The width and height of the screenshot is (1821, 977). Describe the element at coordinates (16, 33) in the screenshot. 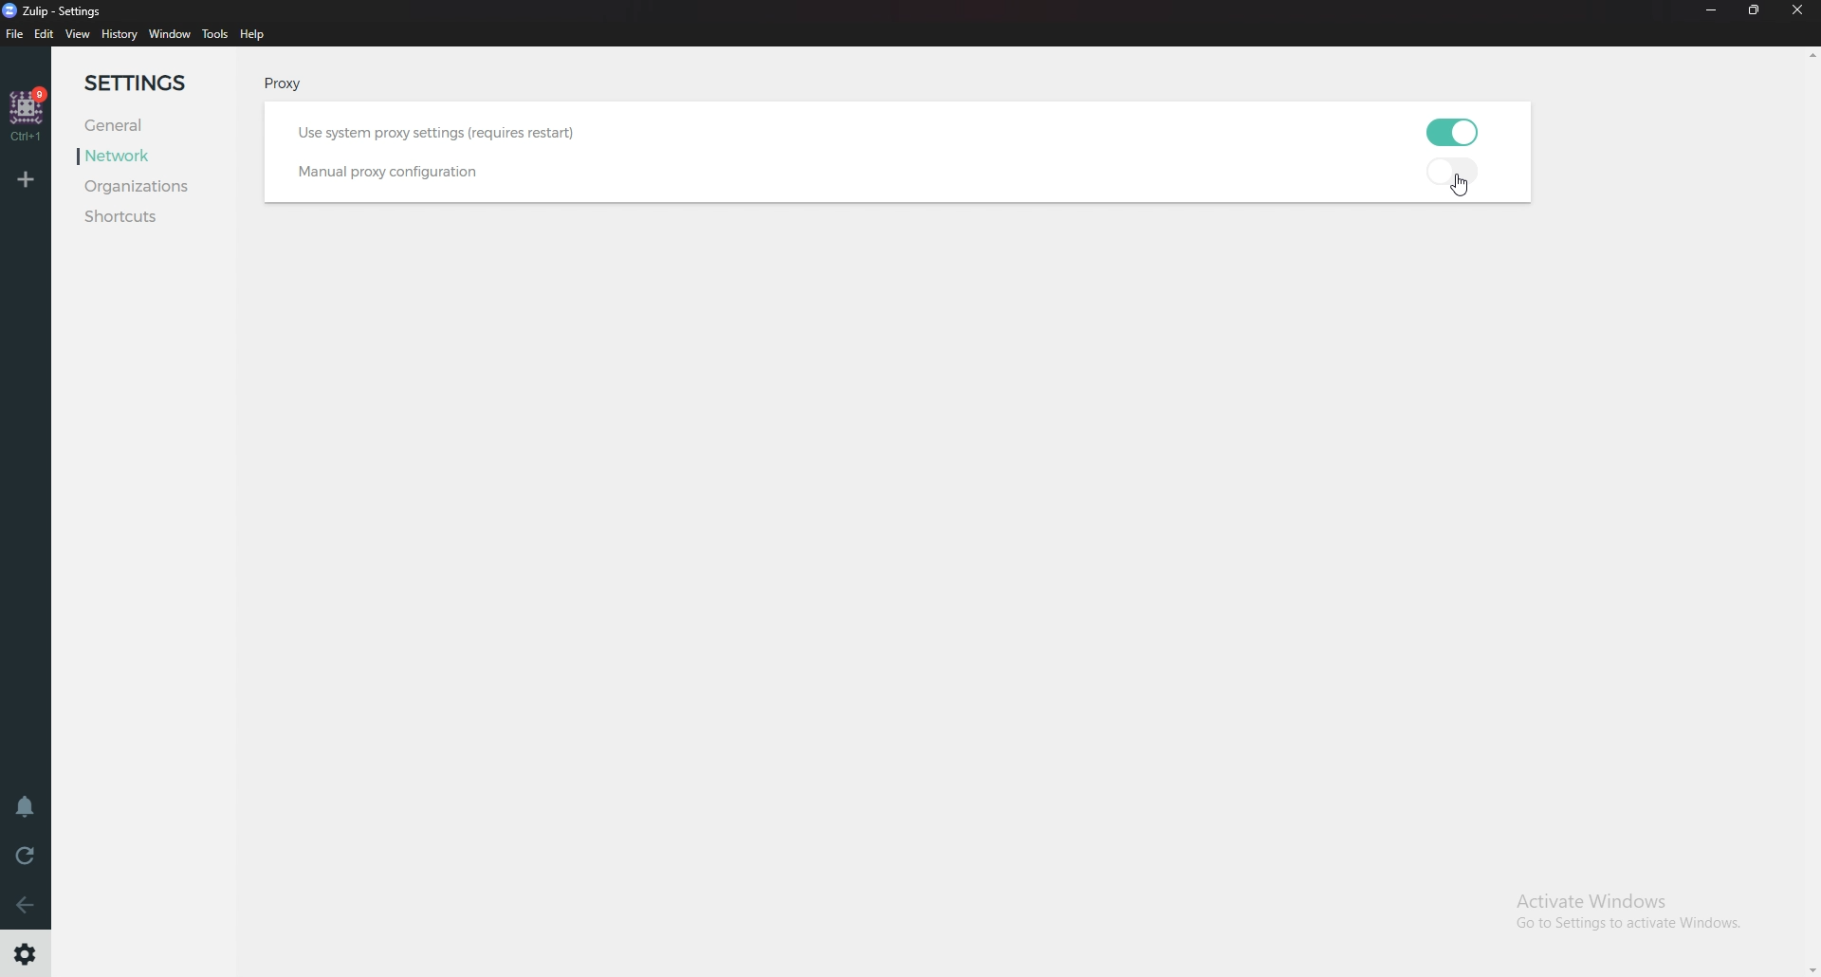

I see `file` at that location.